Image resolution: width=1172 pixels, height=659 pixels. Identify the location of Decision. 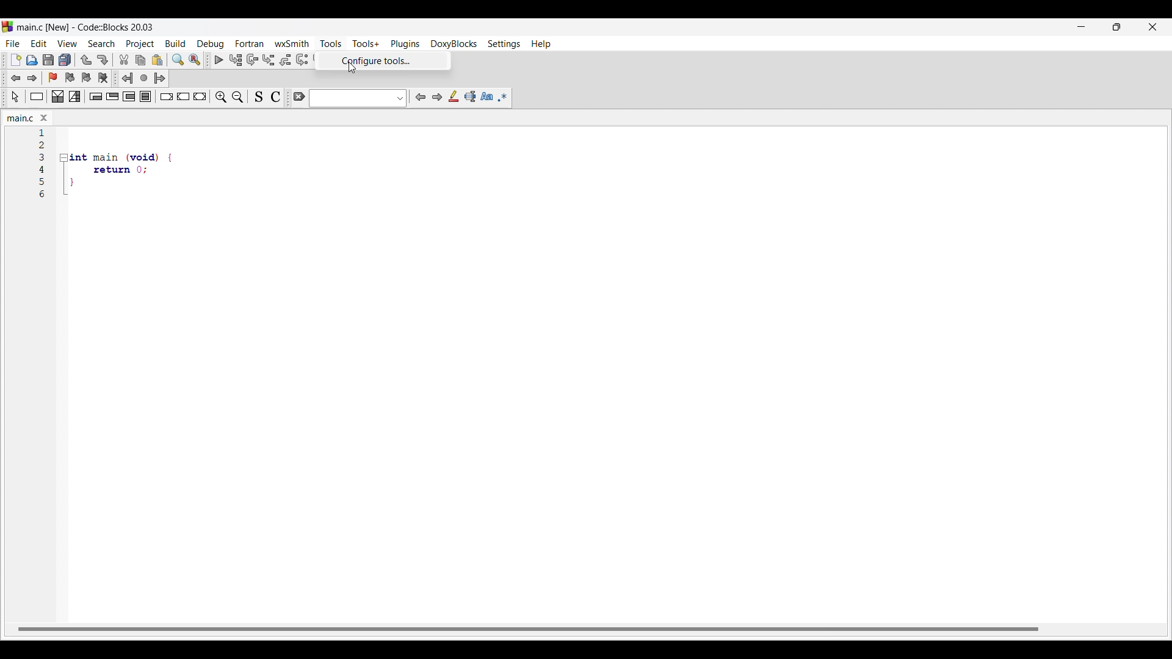
(57, 96).